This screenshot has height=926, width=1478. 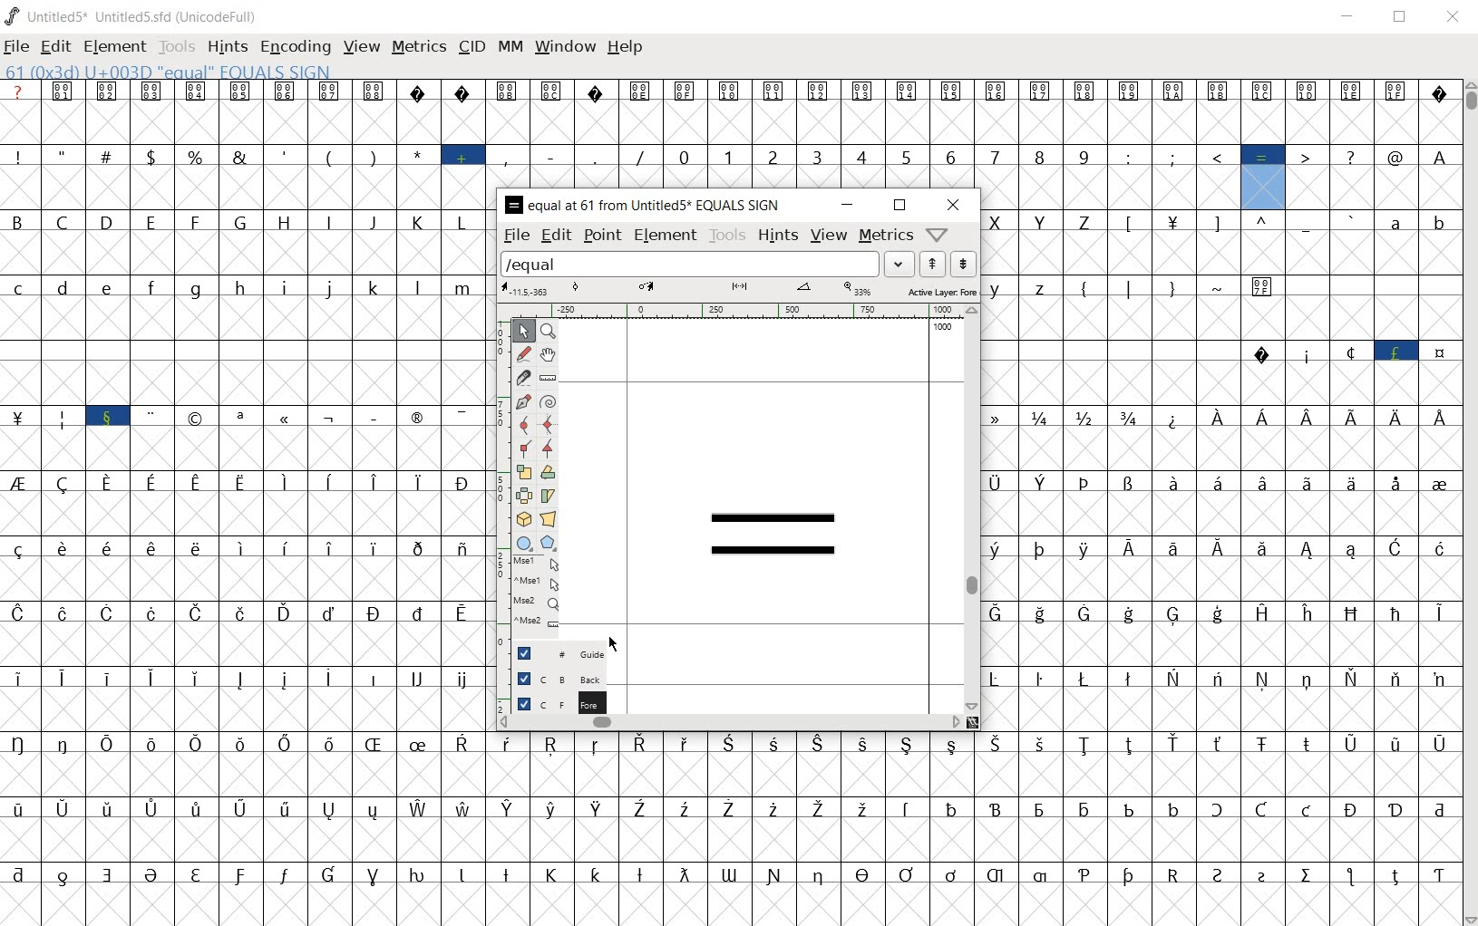 I want to click on metrics, so click(x=884, y=236).